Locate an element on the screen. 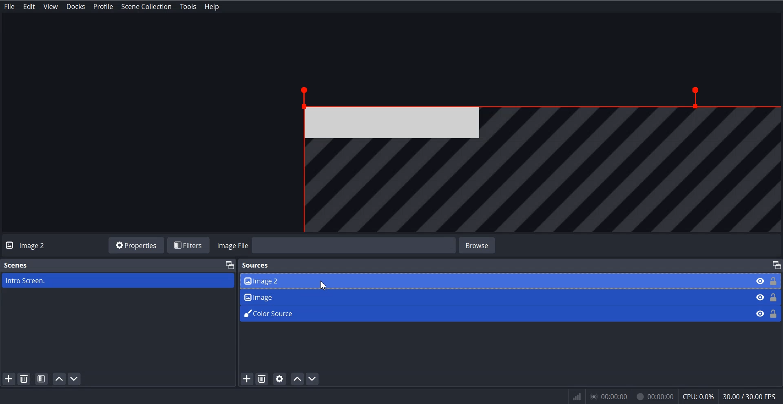  Remove Selected Source is located at coordinates (262, 379).